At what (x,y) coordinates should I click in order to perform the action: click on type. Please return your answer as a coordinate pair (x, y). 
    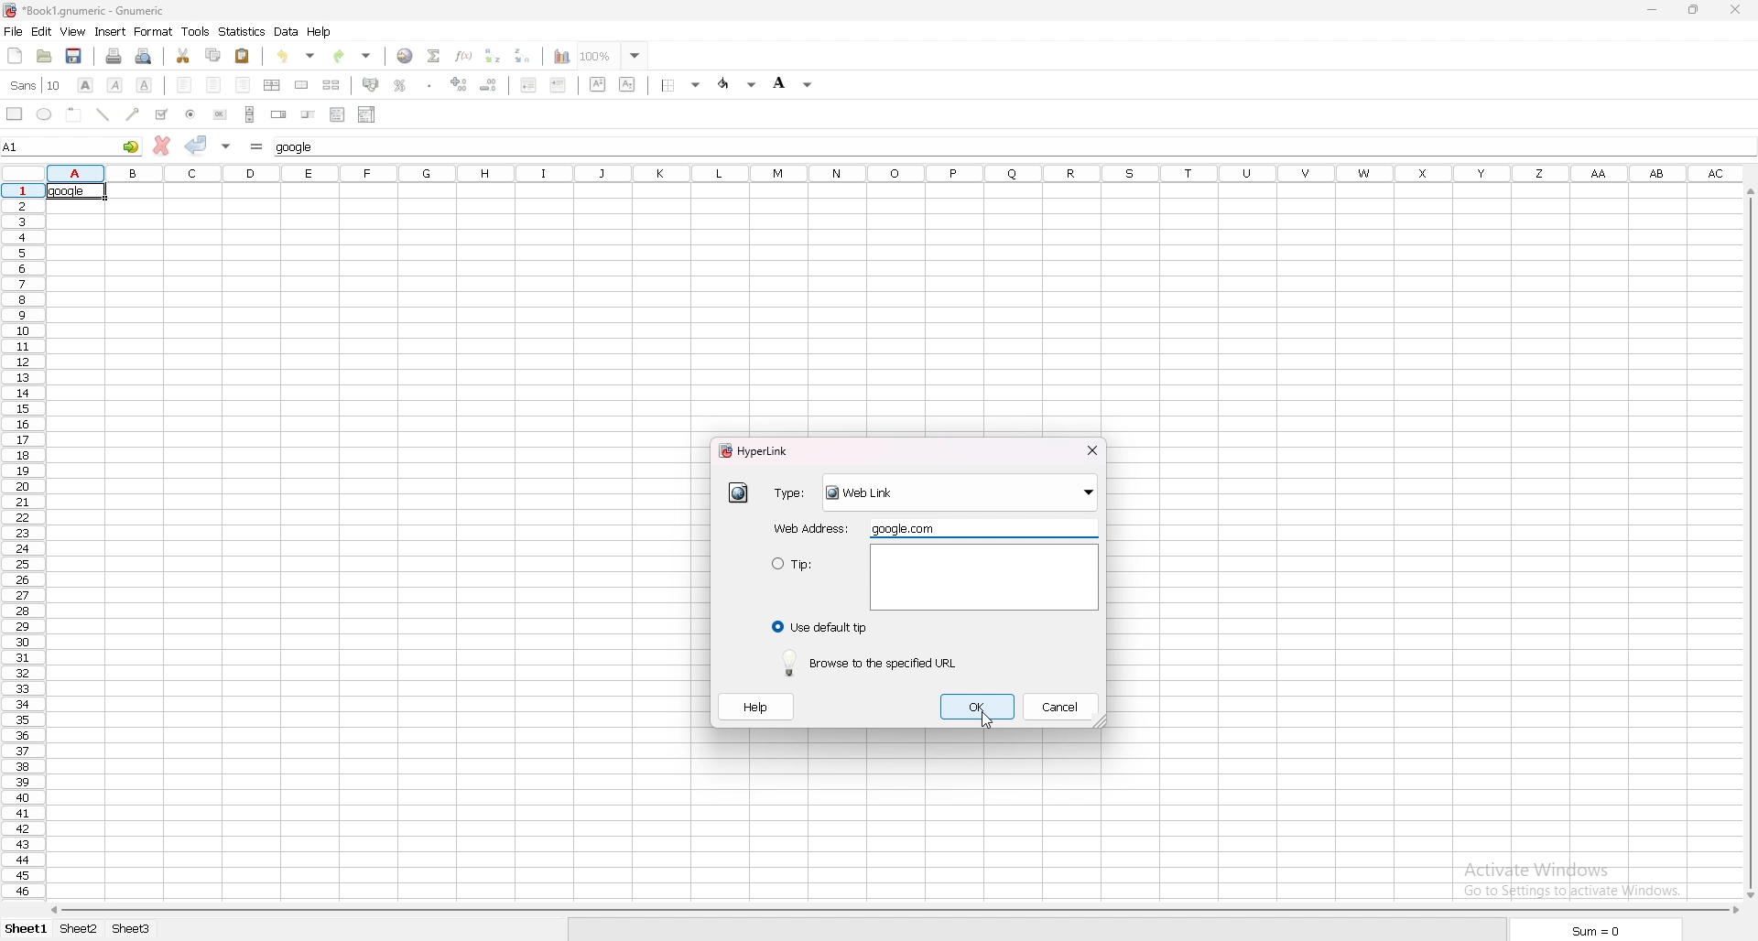
    Looking at the image, I should click on (793, 494).